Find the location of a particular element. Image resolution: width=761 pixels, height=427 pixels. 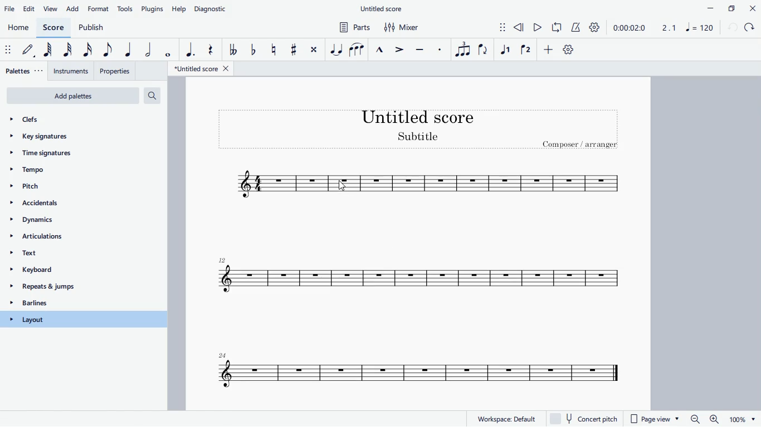

concert pitch is located at coordinates (587, 419).